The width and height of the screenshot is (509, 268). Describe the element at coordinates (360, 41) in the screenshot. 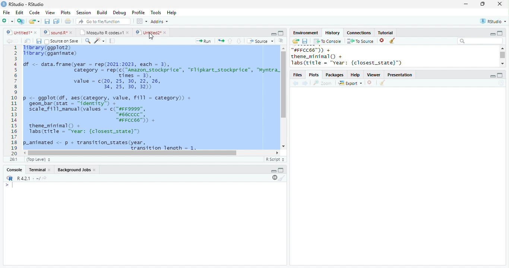

I see `To Source` at that location.